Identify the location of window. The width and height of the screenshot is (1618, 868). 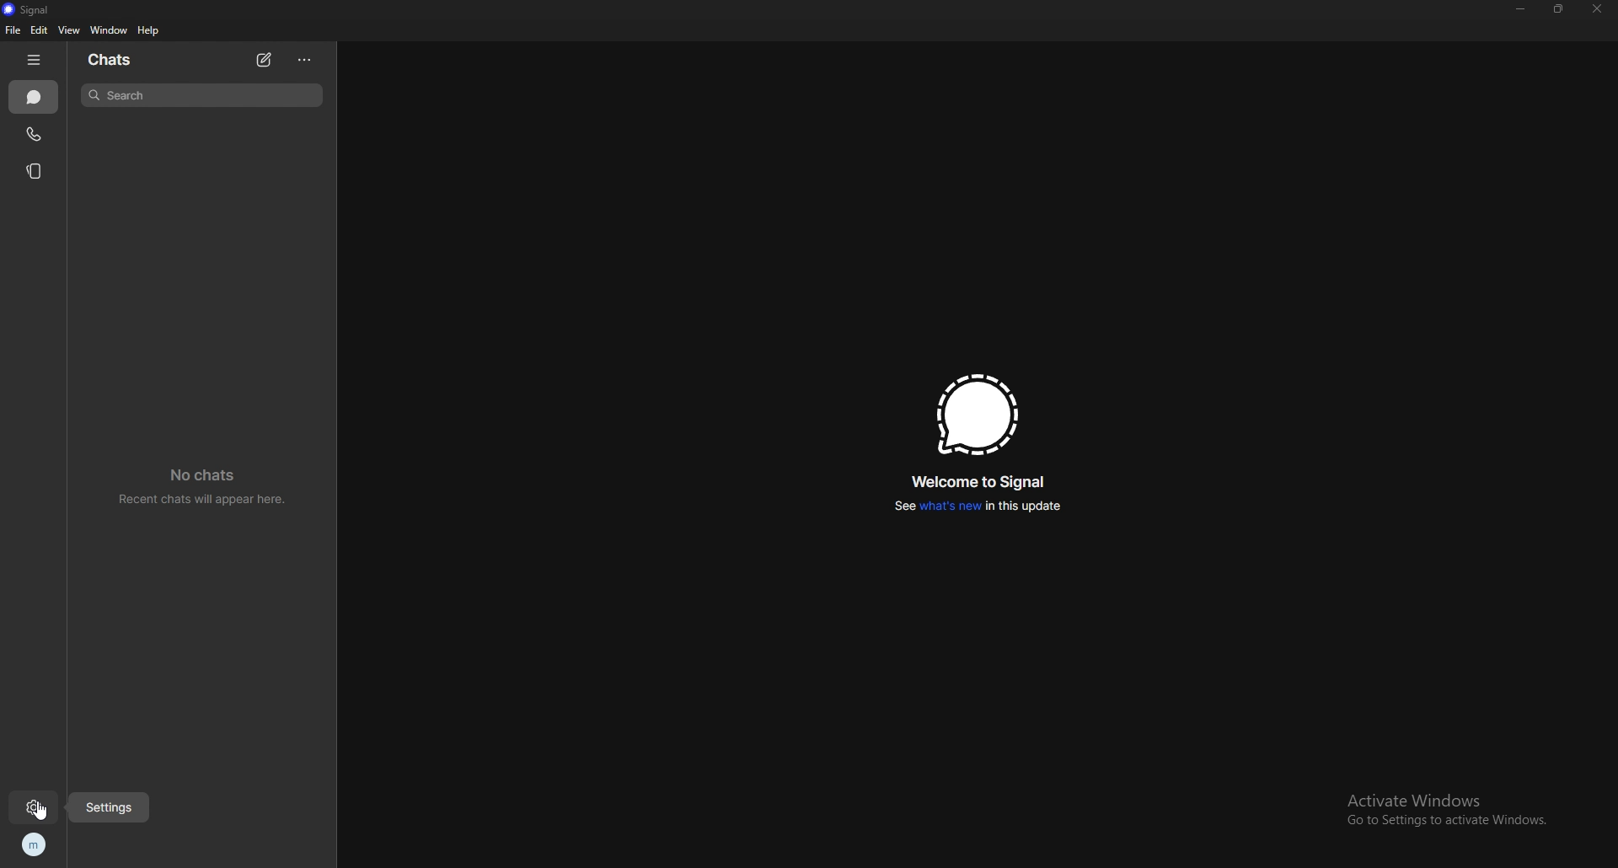
(110, 30).